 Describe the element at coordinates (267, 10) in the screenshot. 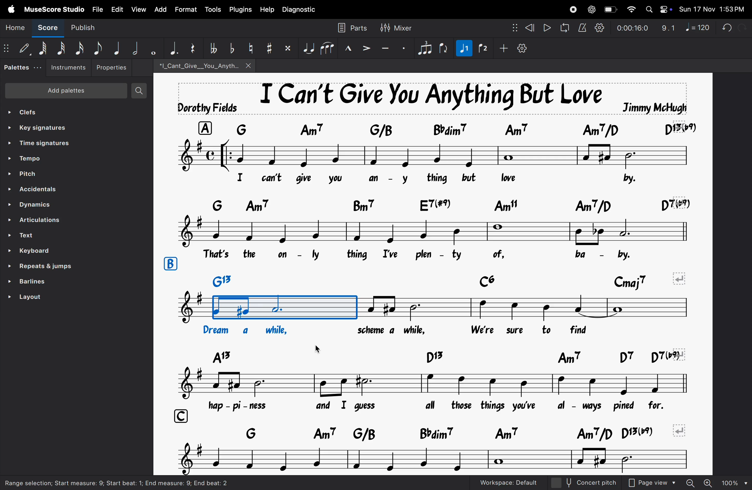

I see `help` at that location.